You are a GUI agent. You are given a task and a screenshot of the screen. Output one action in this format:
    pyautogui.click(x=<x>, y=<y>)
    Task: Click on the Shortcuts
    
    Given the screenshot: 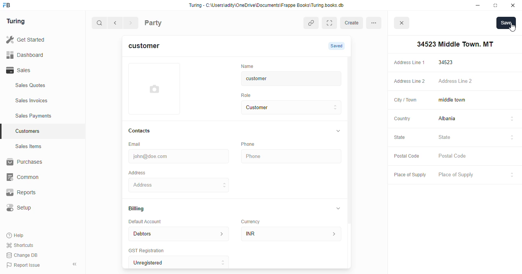 What is the action you would take?
    pyautogui.click(x=22, y=245)
    